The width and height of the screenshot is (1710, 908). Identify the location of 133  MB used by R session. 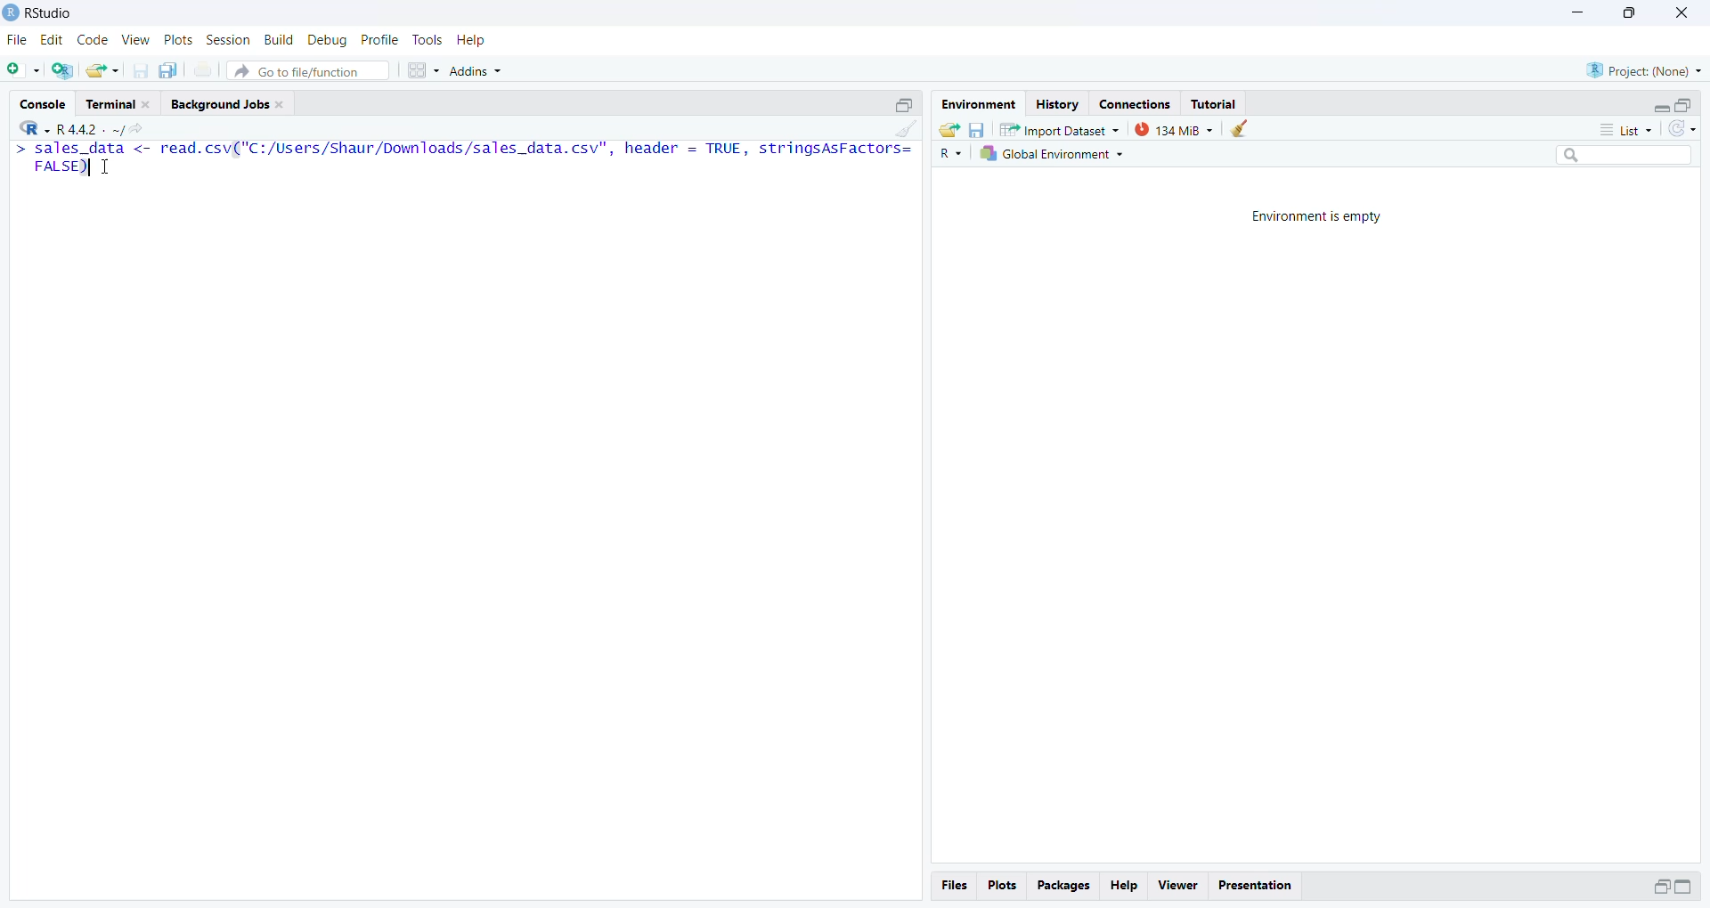
(1176, 133).